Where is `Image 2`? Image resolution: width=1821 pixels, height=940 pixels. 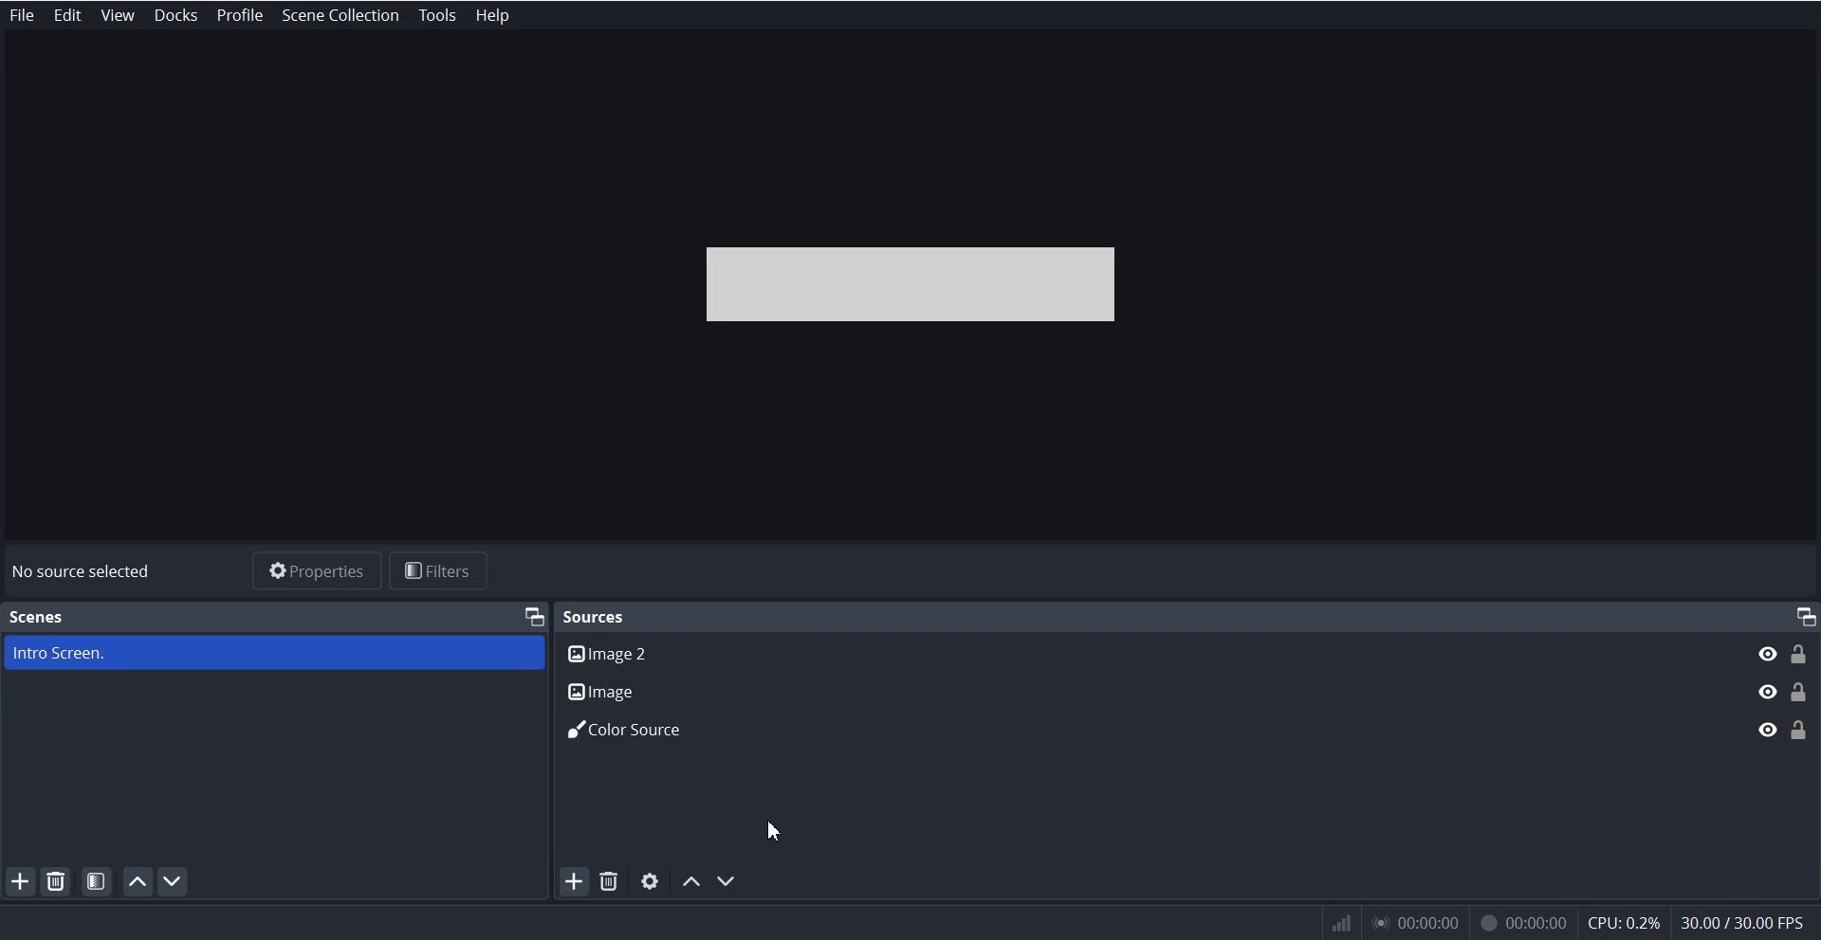 Image 2 is located at coordinates (1145, 652).